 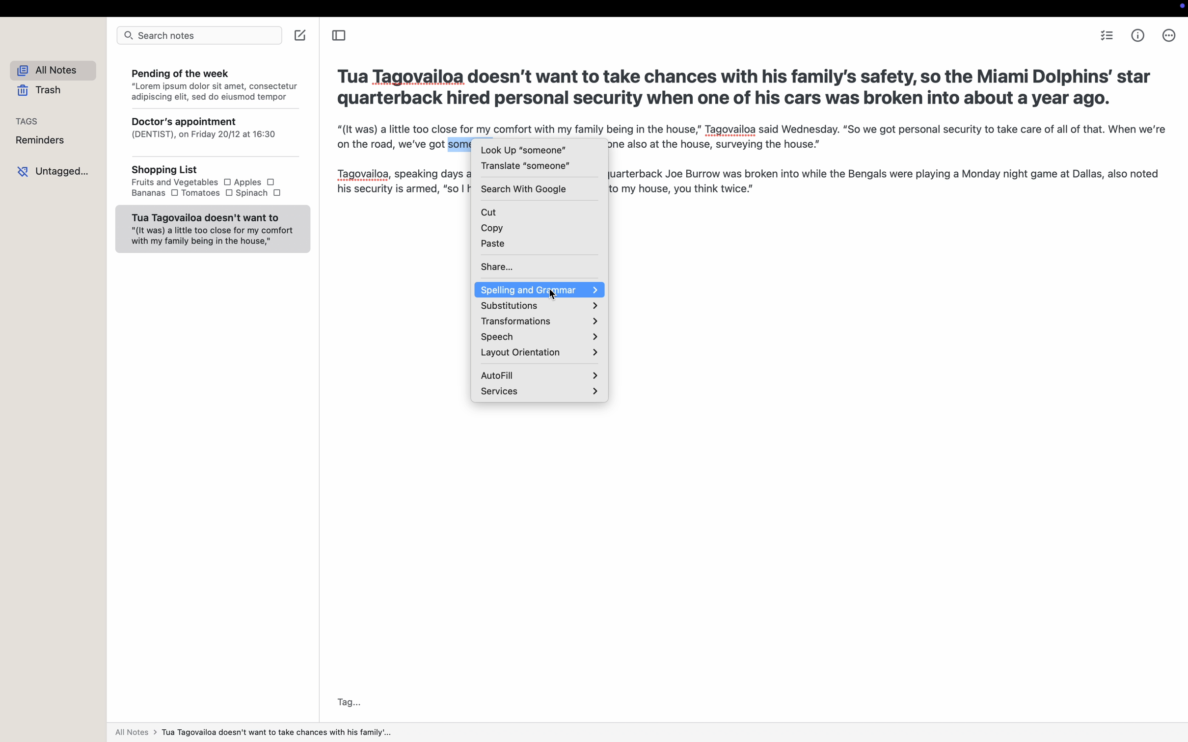 What do you see at coordinates (41, 140) in the screenshot?
I see `reminders` at bounding box center [41, 140].